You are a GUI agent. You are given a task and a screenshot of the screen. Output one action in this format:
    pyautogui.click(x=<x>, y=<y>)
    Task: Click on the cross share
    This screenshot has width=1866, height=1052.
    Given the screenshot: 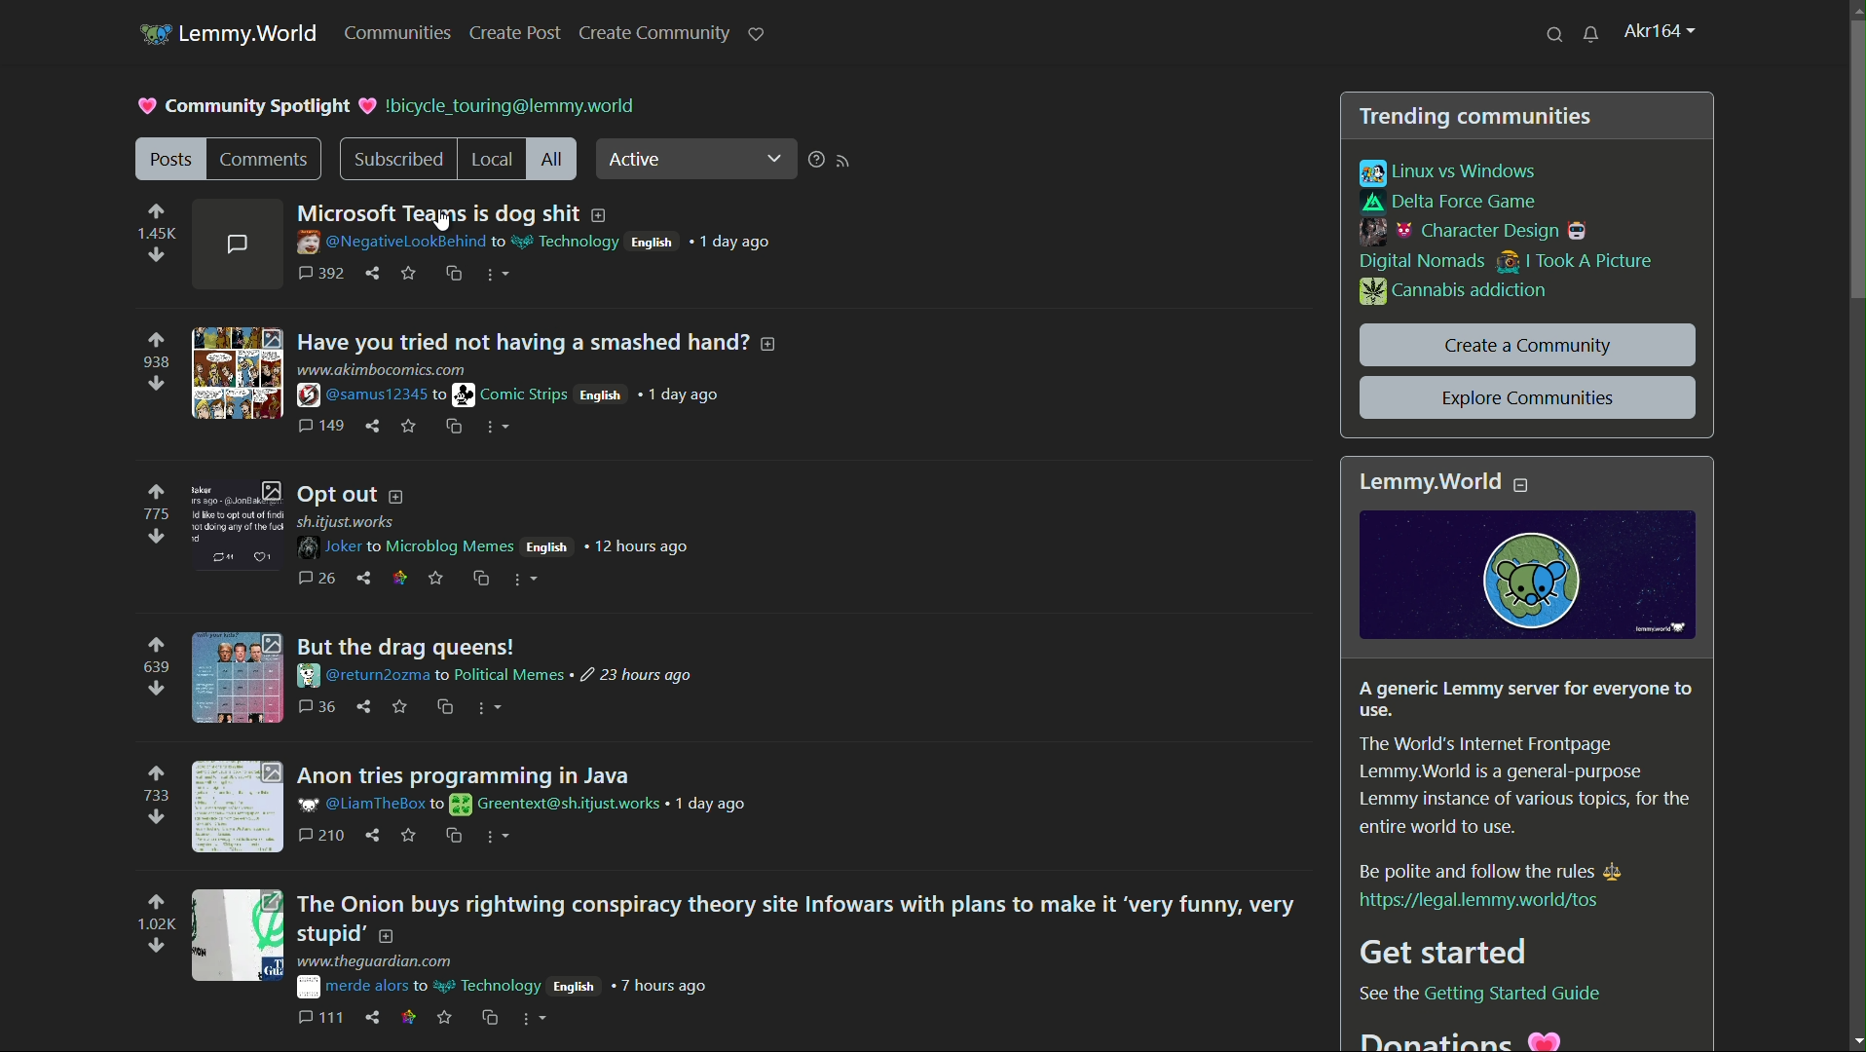 What is the action you would take?
    pyautogui.click(x=455, y=274)
    